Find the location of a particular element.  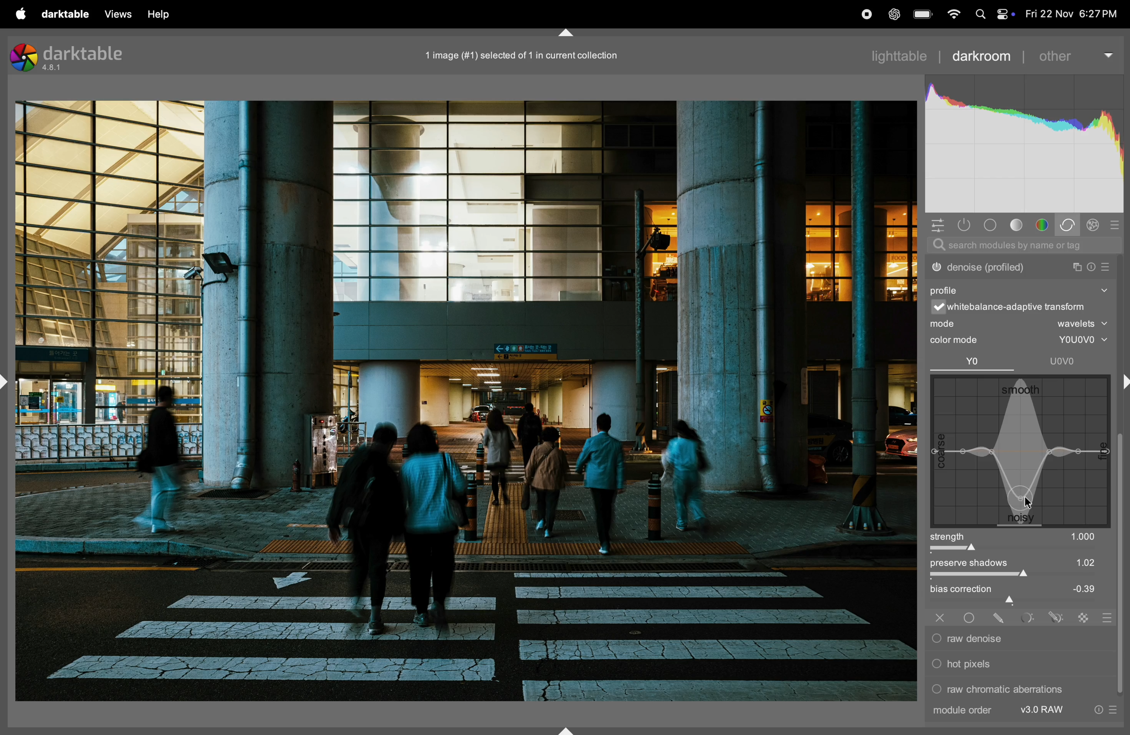

uniformly is located at coordinates (971, 618).